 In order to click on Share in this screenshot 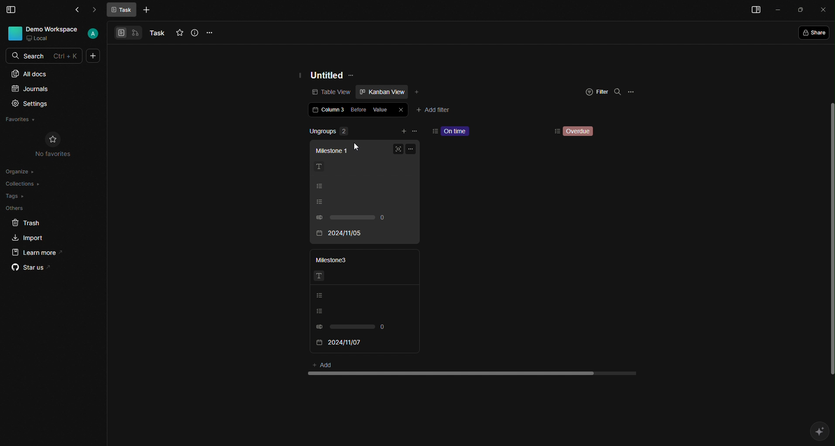, I will do `click(814, 33)`.